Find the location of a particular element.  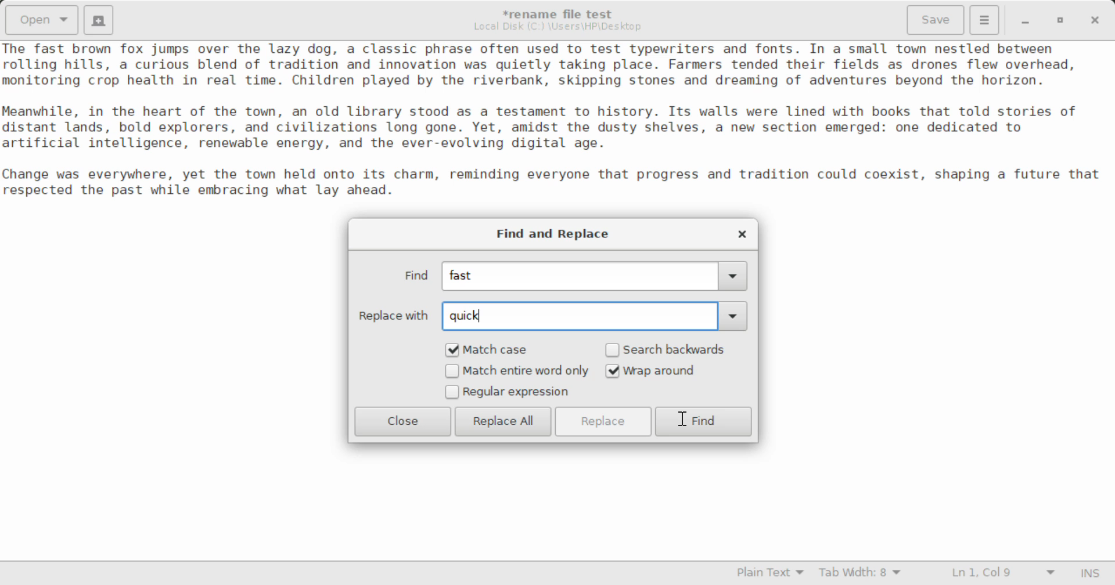

More Options Menu is located at coordinates (985, 20).